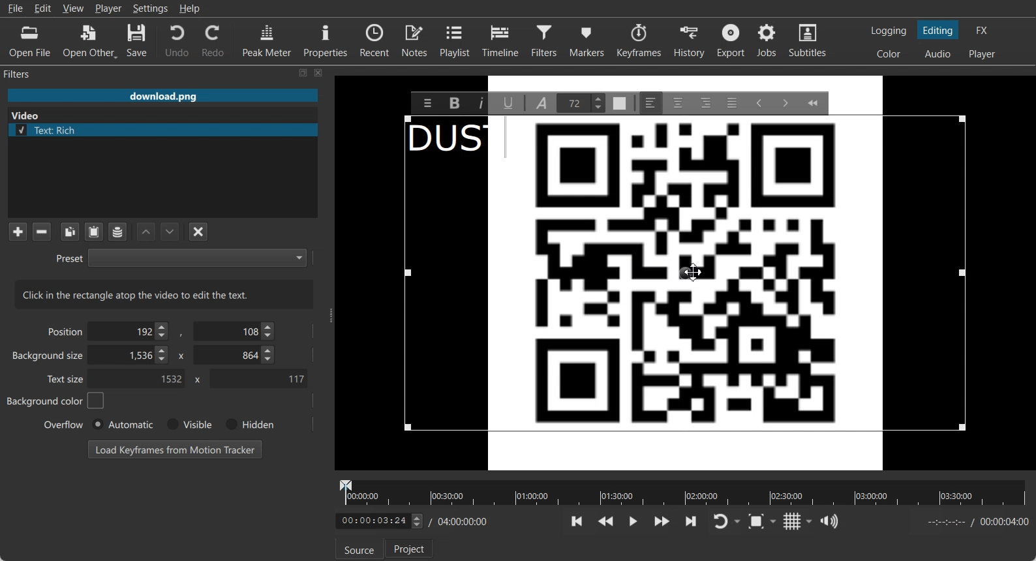  What do you see at coordinates (690, 521) in the screenshot?
I see `Skip to the next point` at bounding box center [690, 521].